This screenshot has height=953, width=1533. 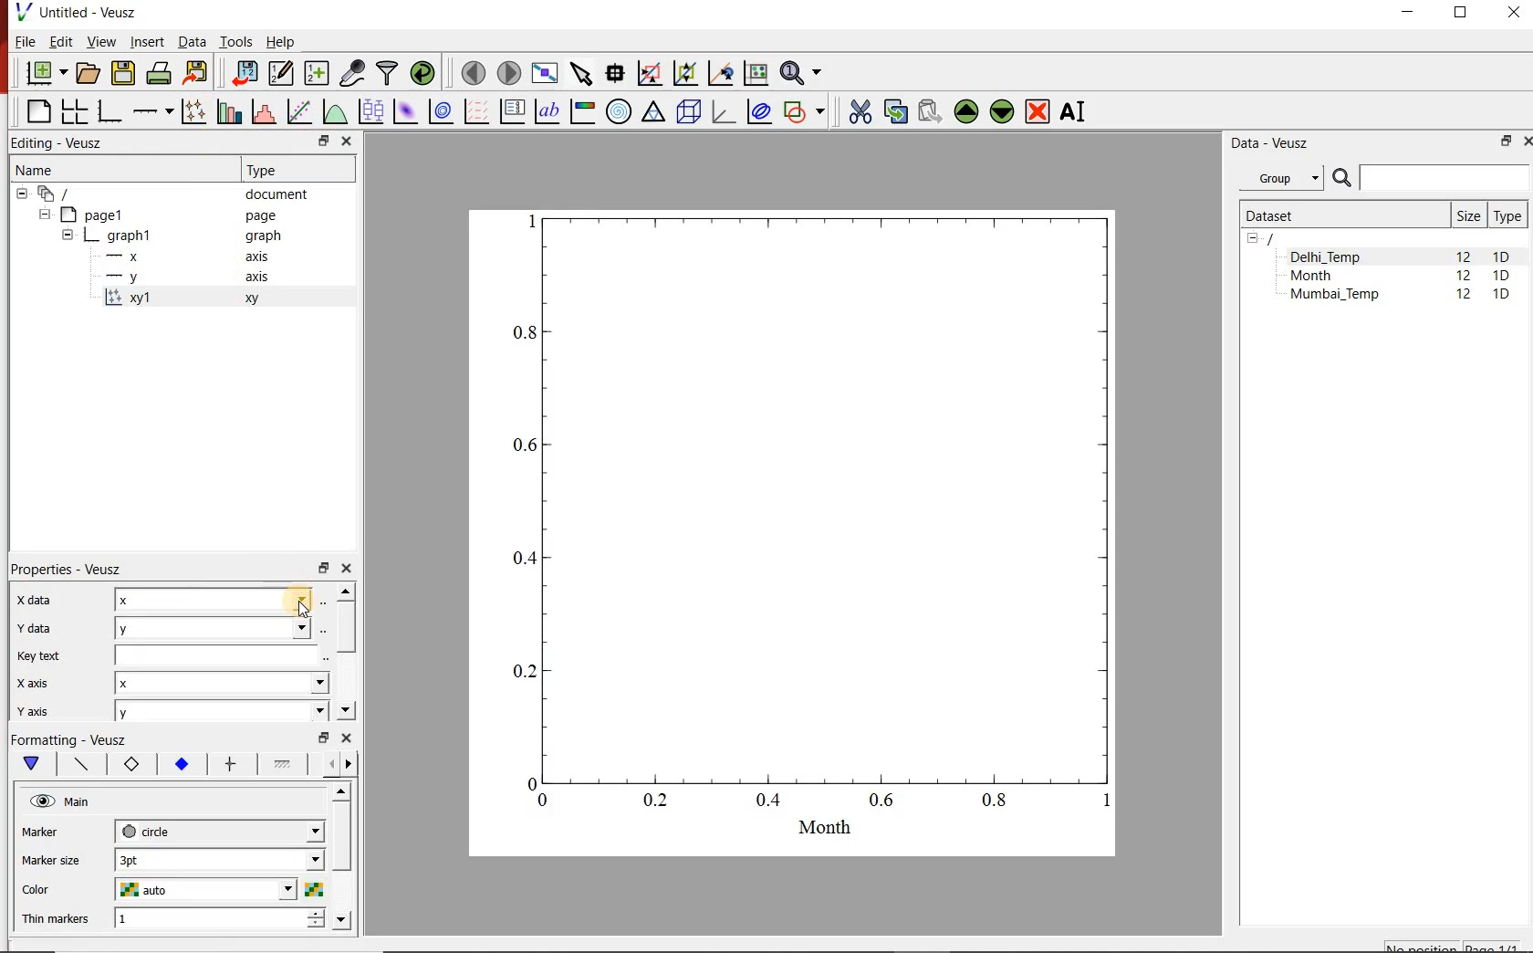 What do you see at coordinates (326, 737) in the screenshot?
I see `restore` at bounding box center [326, 737].